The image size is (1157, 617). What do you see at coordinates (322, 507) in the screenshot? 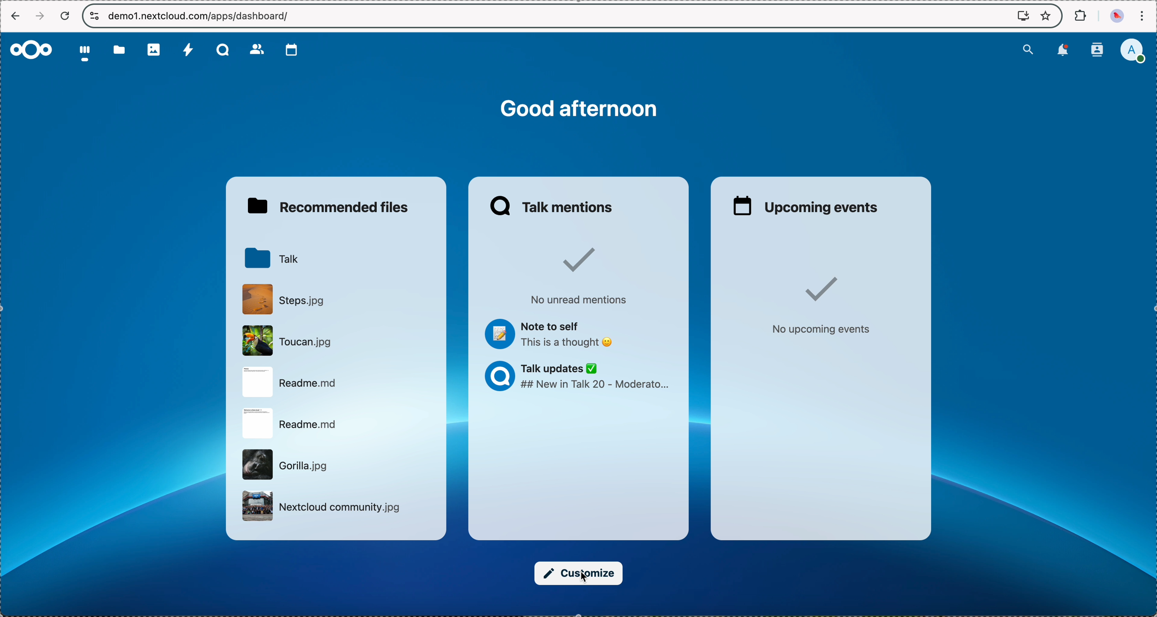
I see `file` at bounding box center [322, 507].